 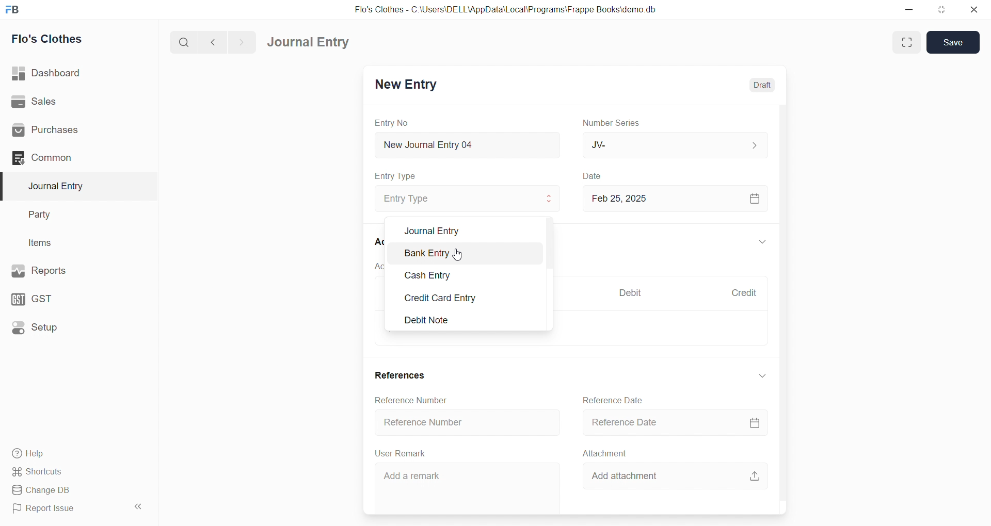 I want to click on Report Issue, so click(x=64, y=508).